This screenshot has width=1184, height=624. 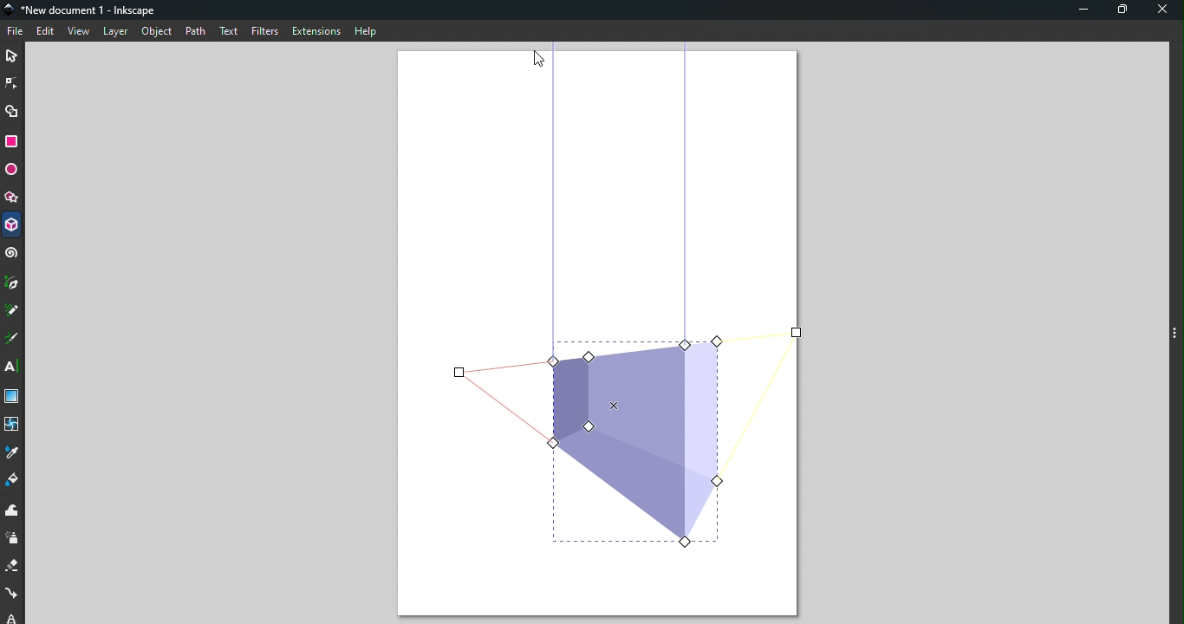 I want to click on Object, so click(x=608, y=435).